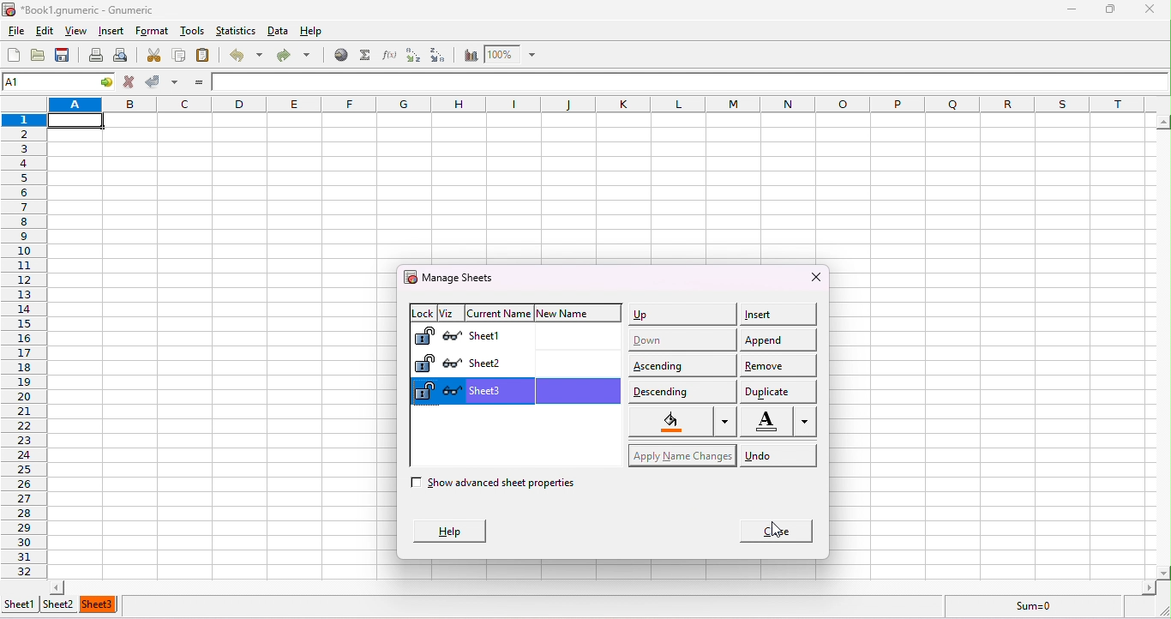 The width and height of the screenshot is (1171, 619). What do you see at coordinates (237, 31) in the screenshot?
I see `statistics` at bounding box center [237, 31].